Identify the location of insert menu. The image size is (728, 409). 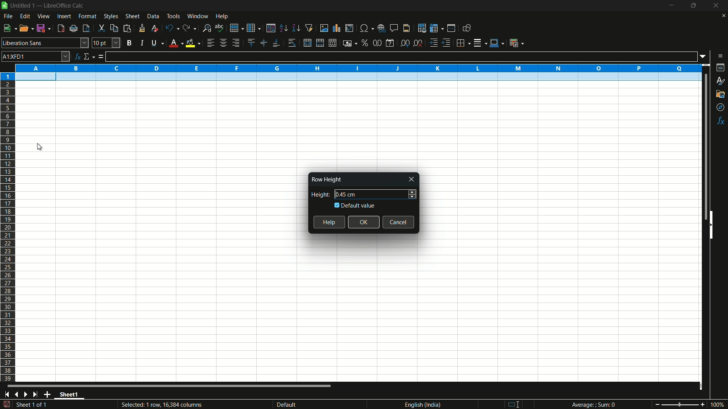
(63, 16).